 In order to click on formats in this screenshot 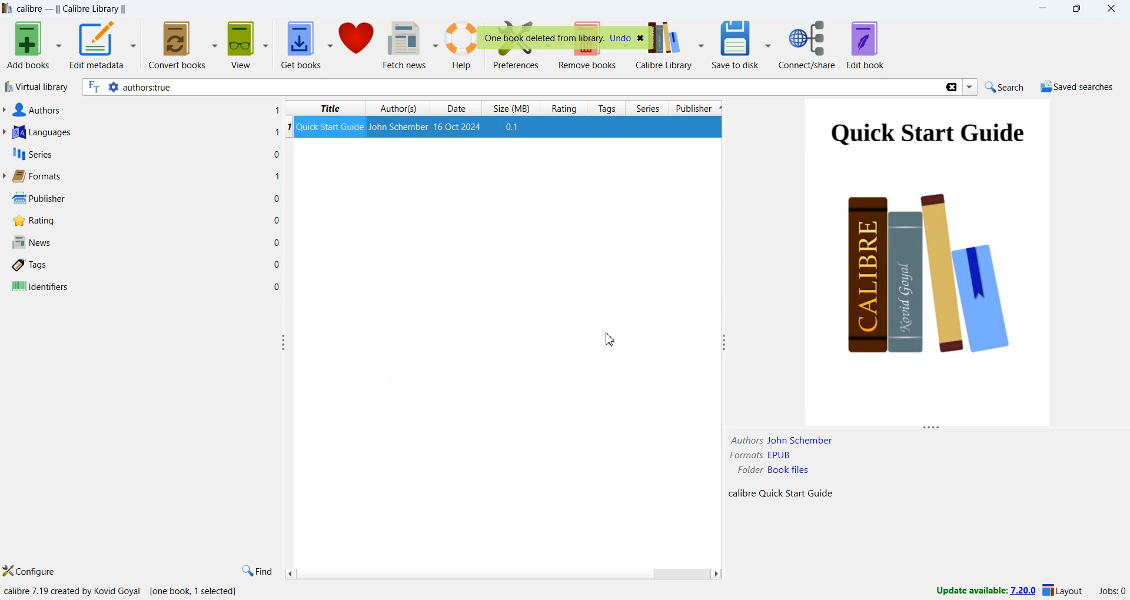, I will do `click(36, 176)`.